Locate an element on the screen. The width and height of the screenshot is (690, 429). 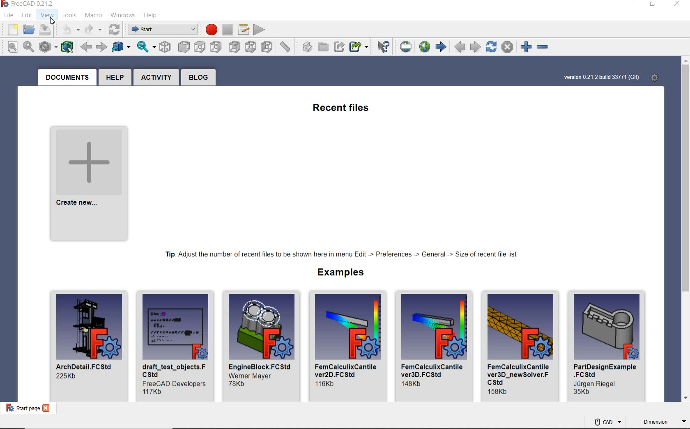
EngineBlock is located at coordinates (261, 346).